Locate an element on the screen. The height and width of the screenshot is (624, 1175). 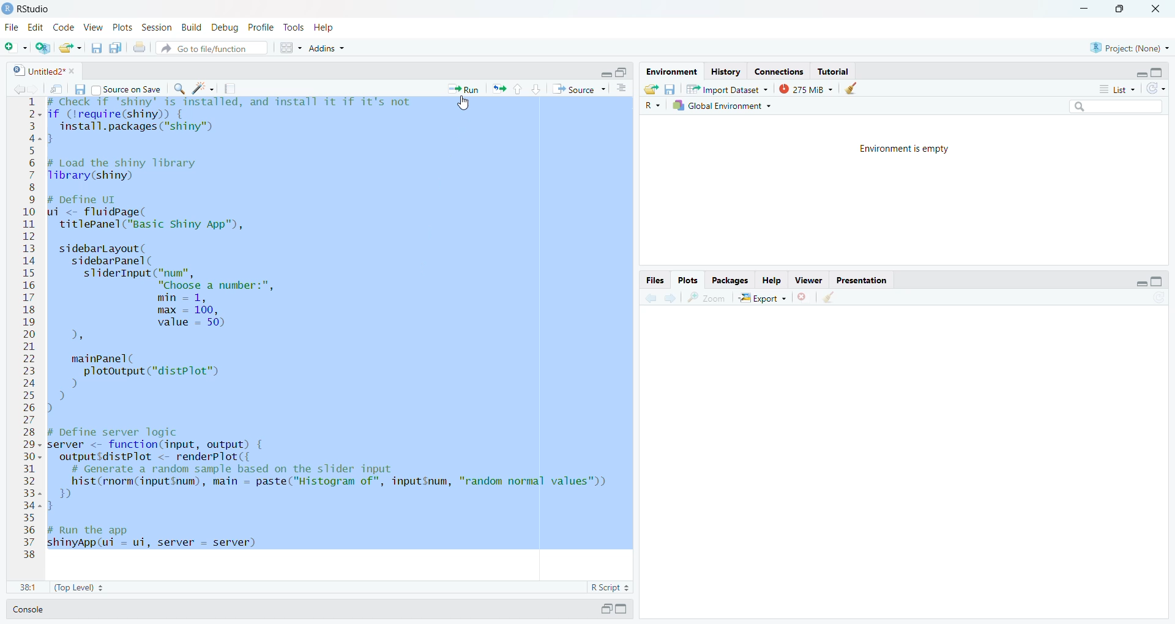
rerun is located at coordinates (499, 89).